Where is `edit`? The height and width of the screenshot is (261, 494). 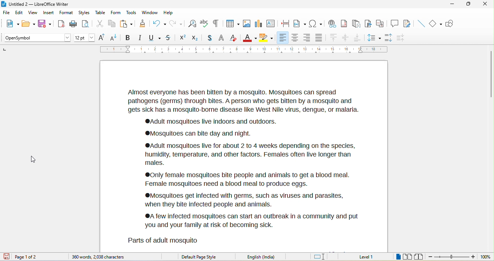 edit is located at coordinates (19, 13).